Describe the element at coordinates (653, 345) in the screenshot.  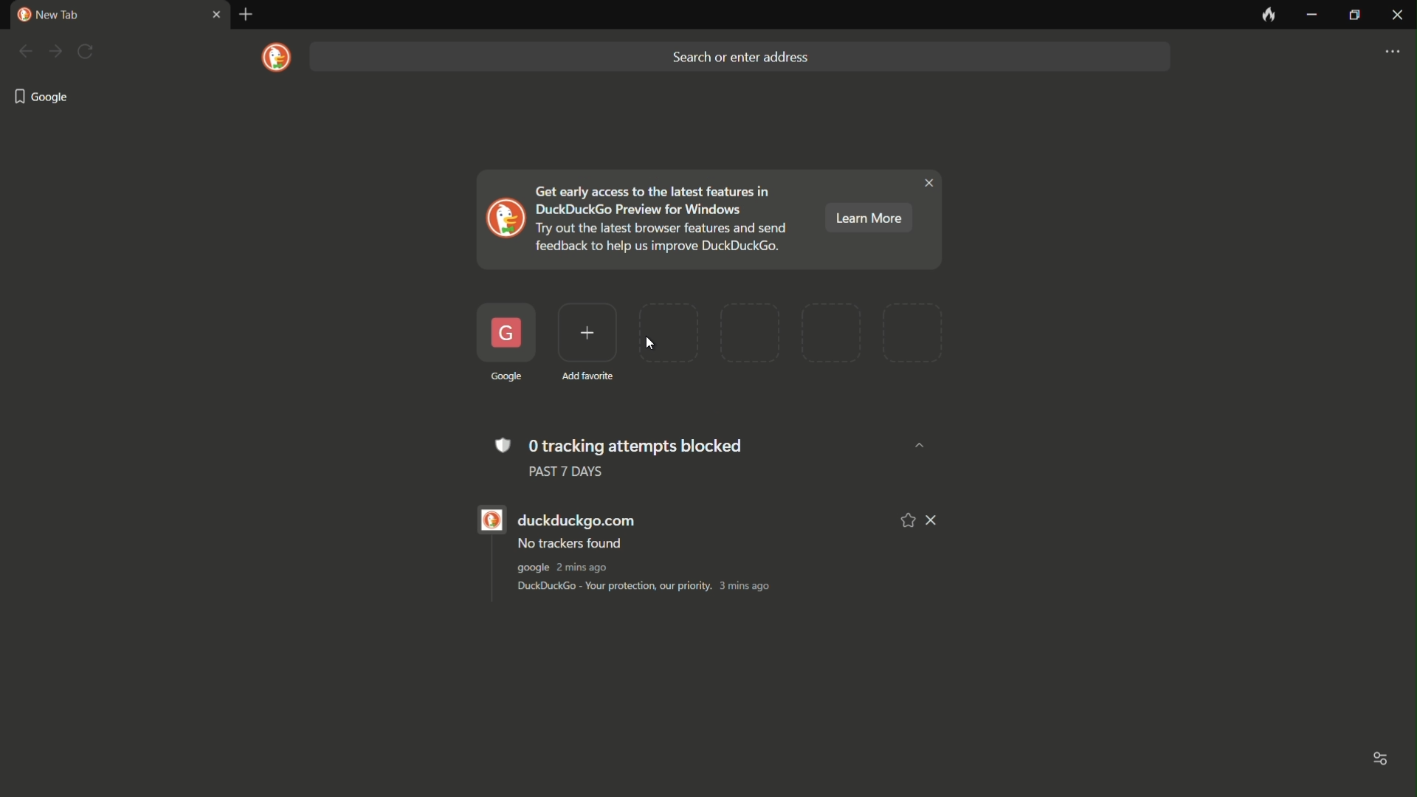
I see `cursor` at that location.